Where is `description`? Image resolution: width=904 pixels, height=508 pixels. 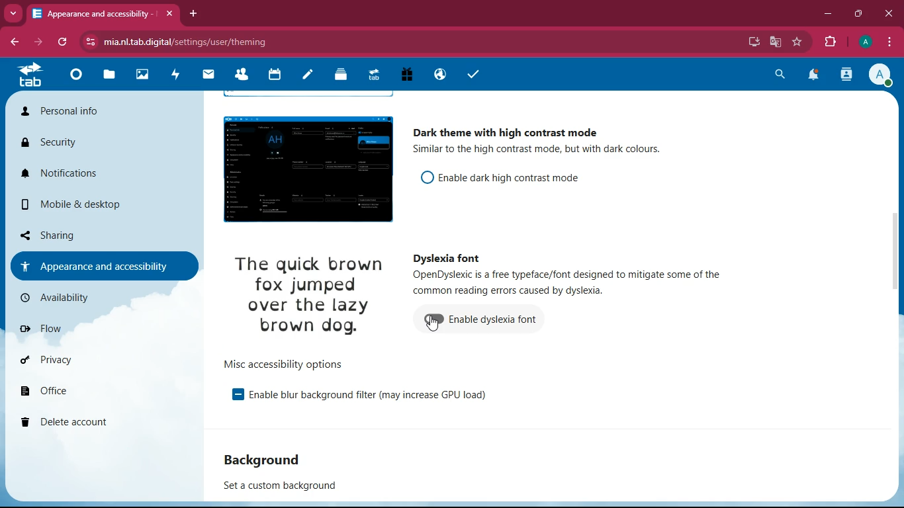
description is located at coordinates (543, 151).